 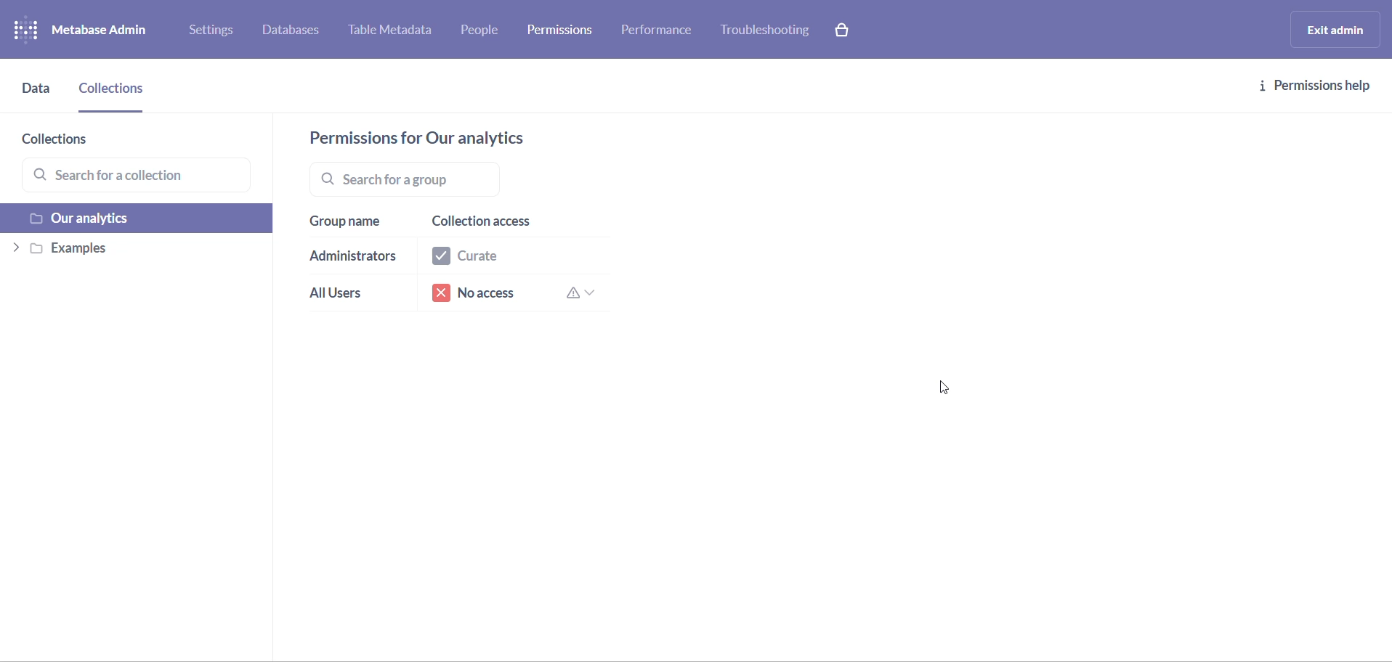 What do you see at coordinates (1316, 86) in the screenshot?
I see `permission help` at bounding box center [1316, 86].